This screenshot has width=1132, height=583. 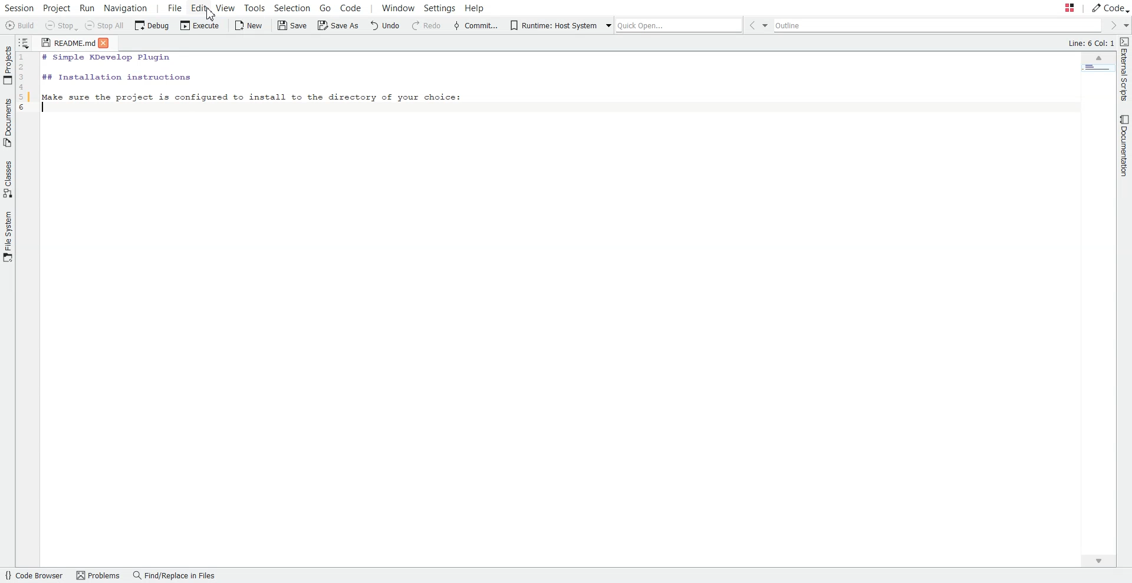 I want to click on Redo, so click(x=426, y=26).